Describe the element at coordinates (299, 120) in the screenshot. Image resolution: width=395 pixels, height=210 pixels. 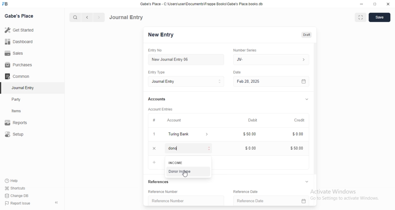
I see `Credit` at that location.